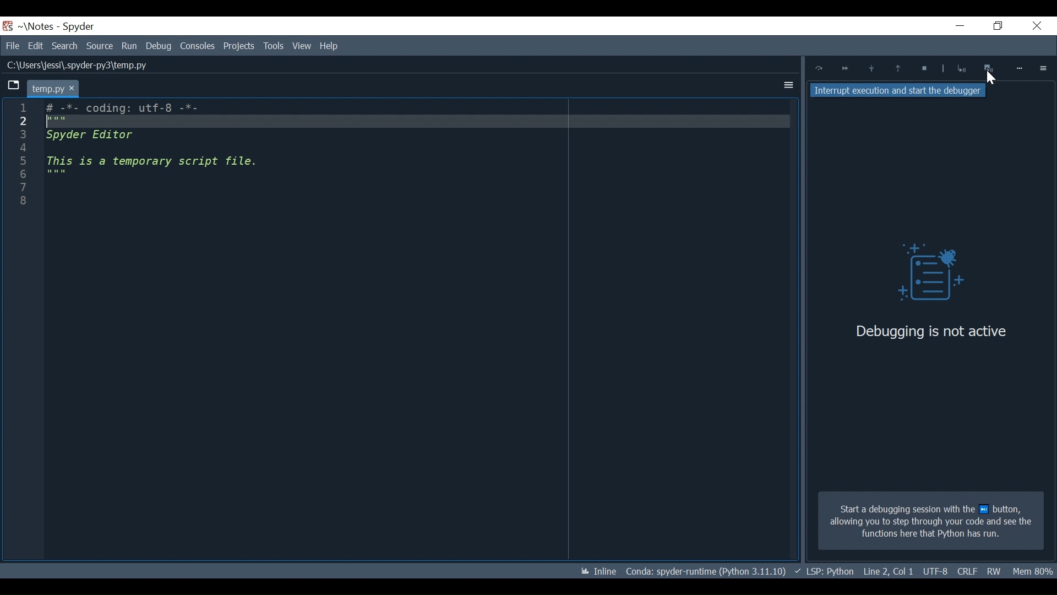 Image resolution: width=1057 pixels, height=595 pixels. Describe the element at coordinates (75, 66) in the screenshot. I see `File Path` at that location.